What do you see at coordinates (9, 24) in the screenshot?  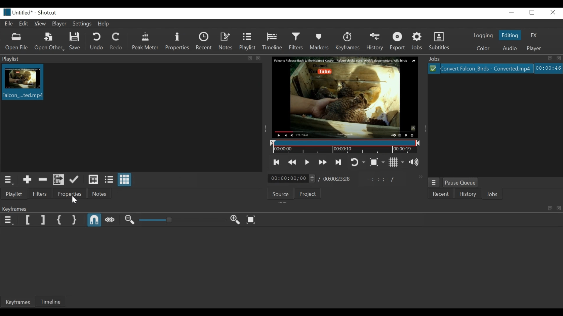 I see `File` at bounding box center [9, 24].